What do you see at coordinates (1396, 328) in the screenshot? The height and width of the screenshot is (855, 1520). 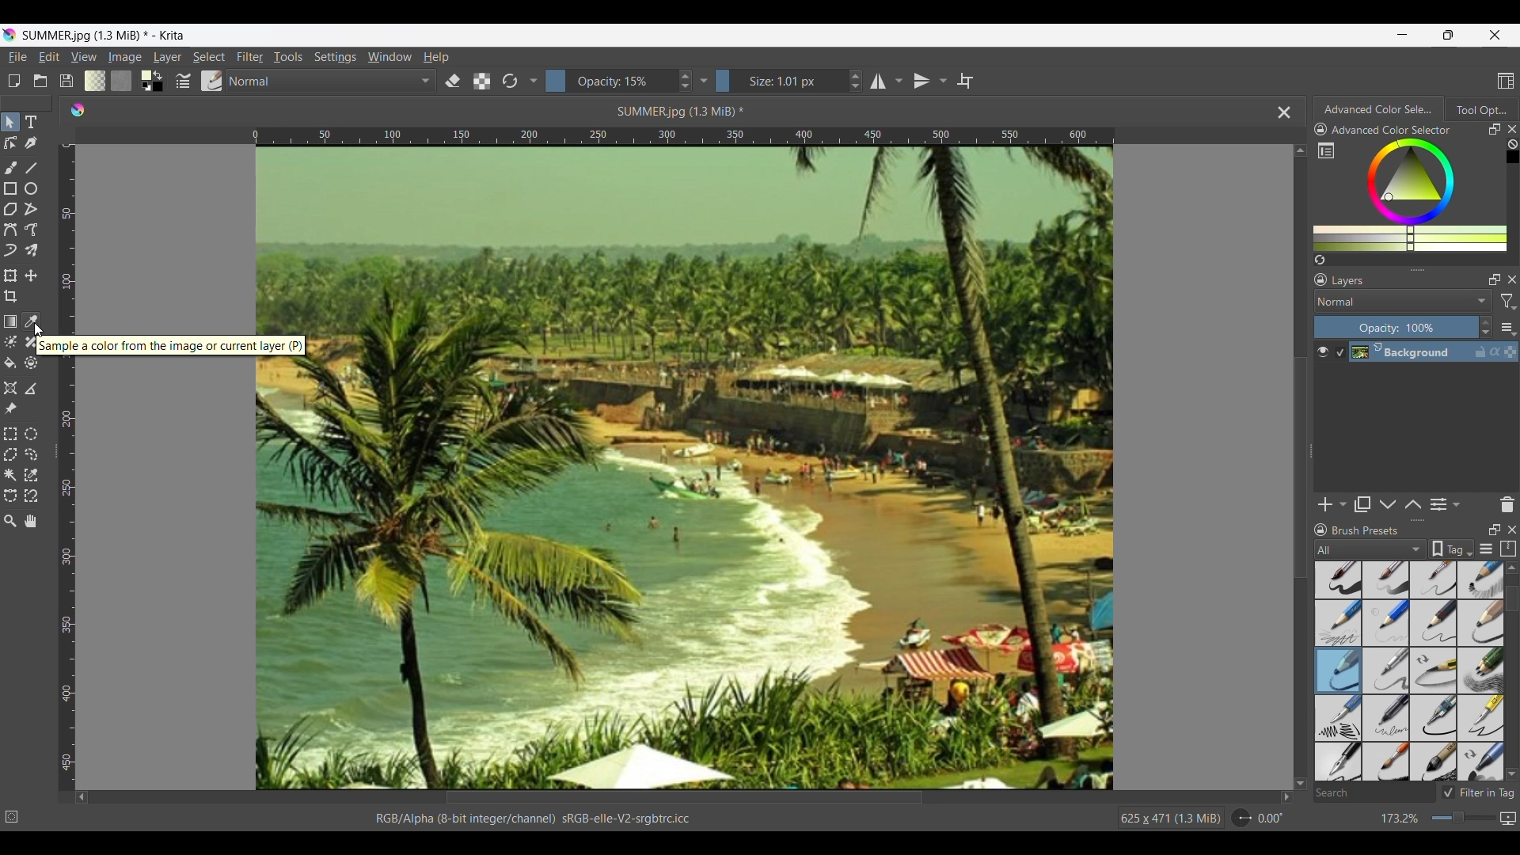 I see `Opacity: 100%` at bounding box center [1396, 328].